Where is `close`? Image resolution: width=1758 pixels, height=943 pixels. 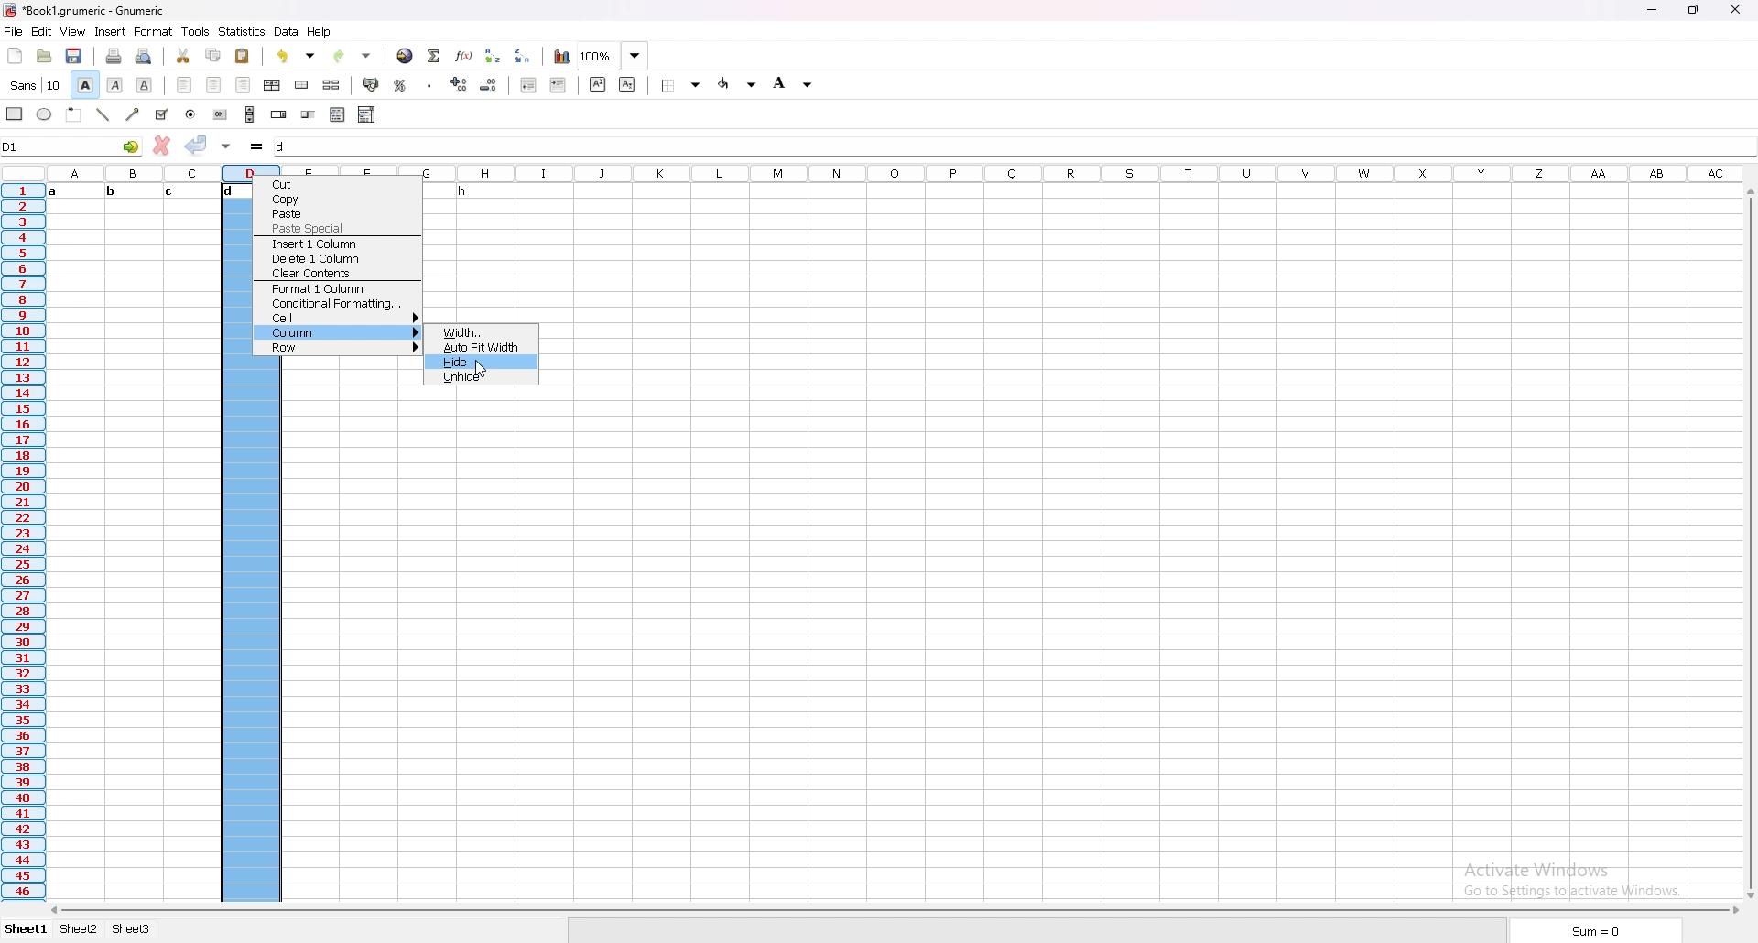
close is located at coordinates (1734, 10).